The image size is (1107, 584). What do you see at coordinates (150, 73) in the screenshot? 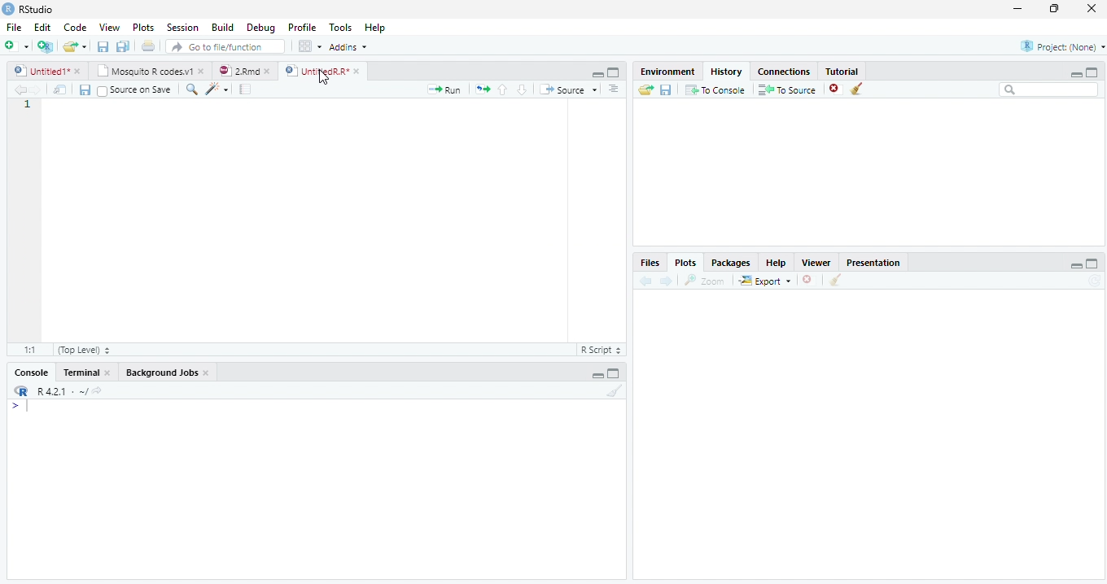
I see `Mosquito R codes1` at bounding box center [150, 73].